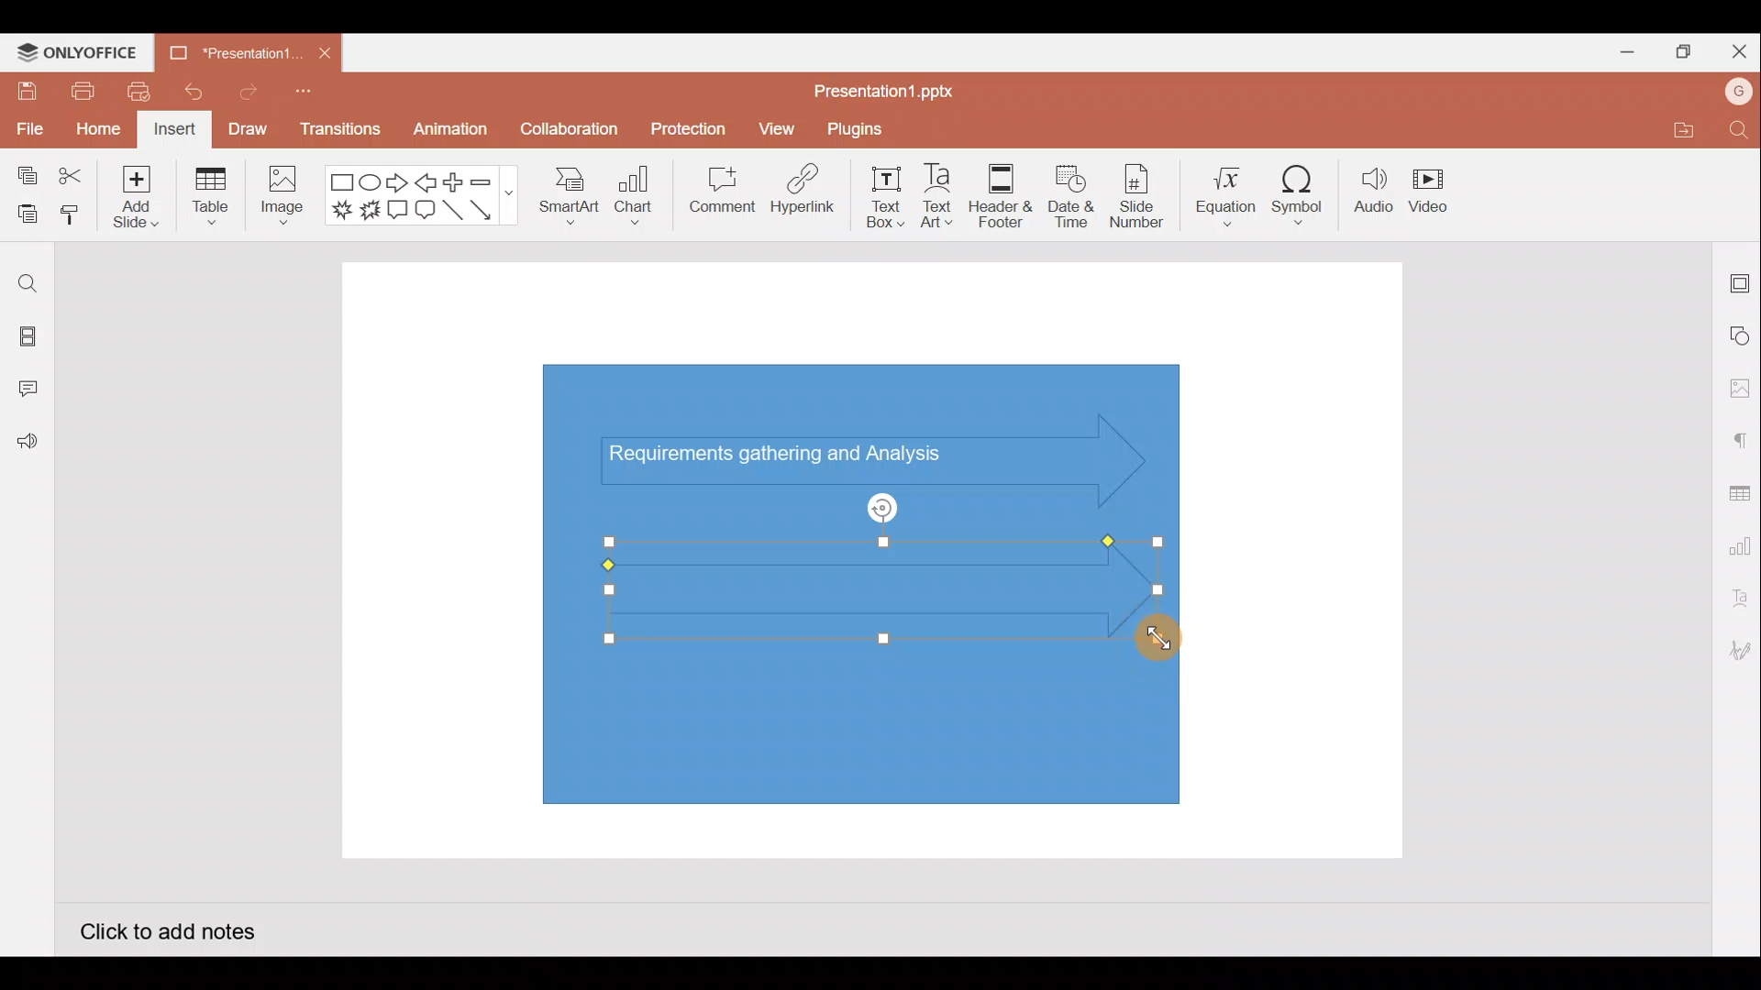  Describe the element at coordinates (491, 181) in the screenshot. I see `Minus` at that location.